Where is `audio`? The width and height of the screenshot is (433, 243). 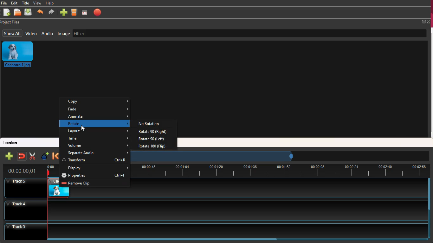
audio is located at coordinates (48, 34).